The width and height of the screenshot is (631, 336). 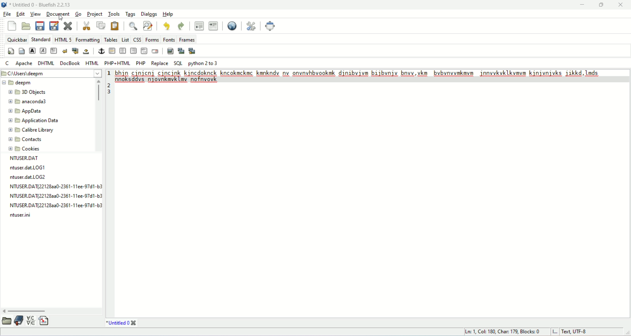 I want to click on horizontal scroll bar, so click(x=52, y=311).